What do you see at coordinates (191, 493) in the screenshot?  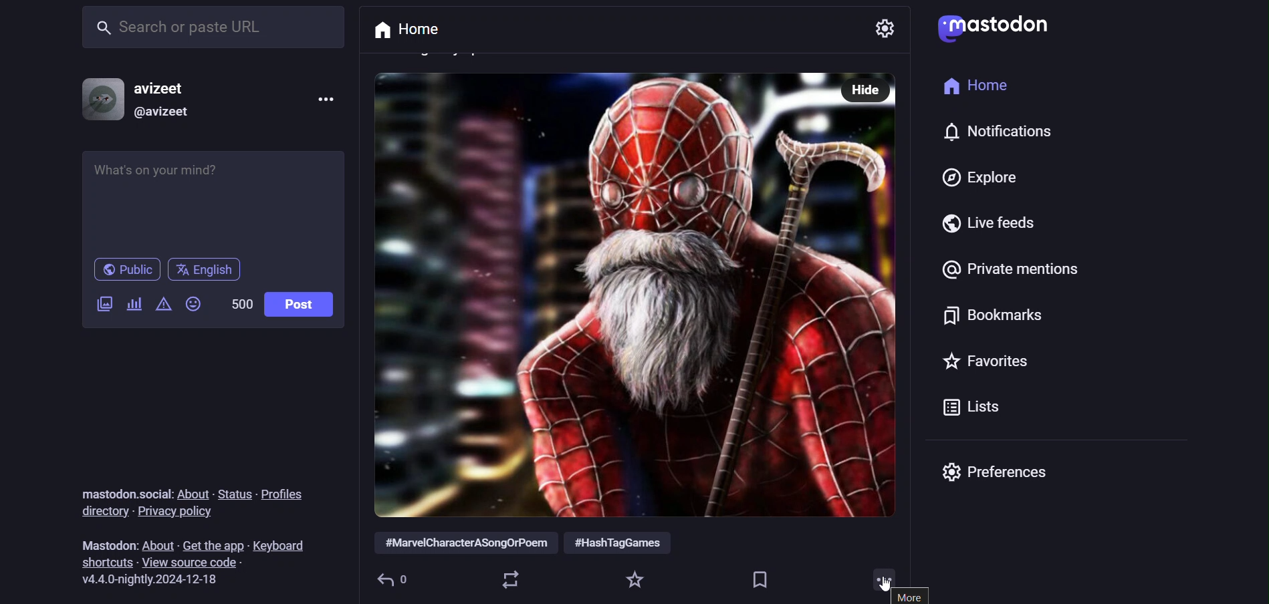 I see `about` at bounding box center [191, 493].